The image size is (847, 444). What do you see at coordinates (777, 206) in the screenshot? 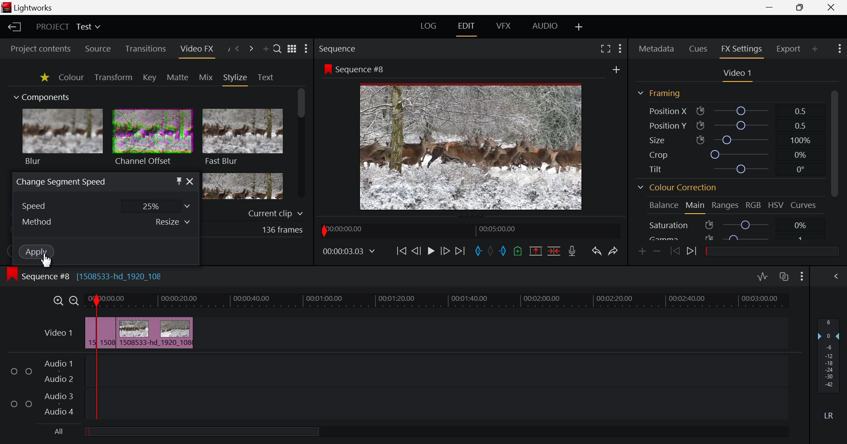
I see `HSV` at bounding box center [777, 206].